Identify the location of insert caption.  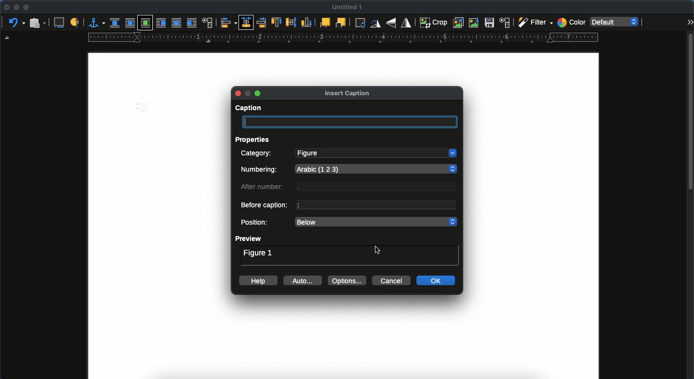
(347, 93).